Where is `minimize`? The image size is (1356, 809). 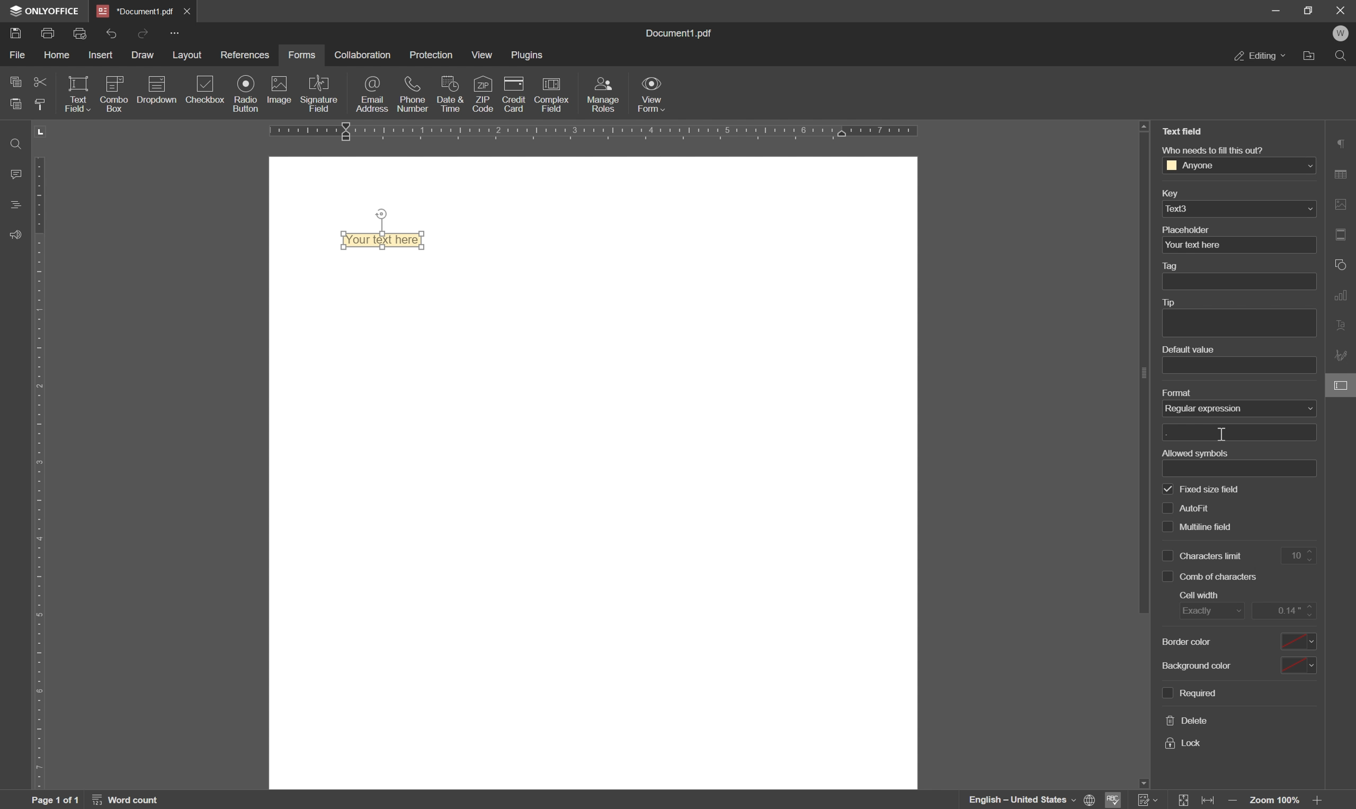 minimize is located at coordinates (1276, 11).